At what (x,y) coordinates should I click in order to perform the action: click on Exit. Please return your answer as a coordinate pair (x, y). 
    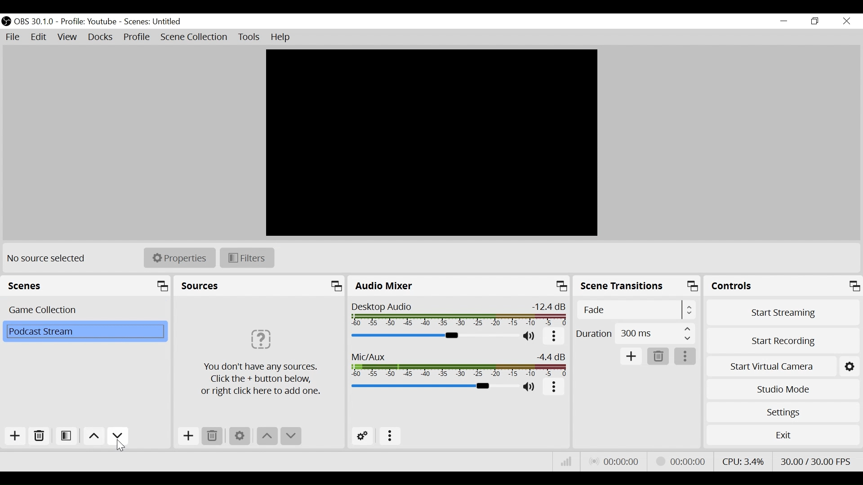
    Looking at the image, I should click on (783, 435).